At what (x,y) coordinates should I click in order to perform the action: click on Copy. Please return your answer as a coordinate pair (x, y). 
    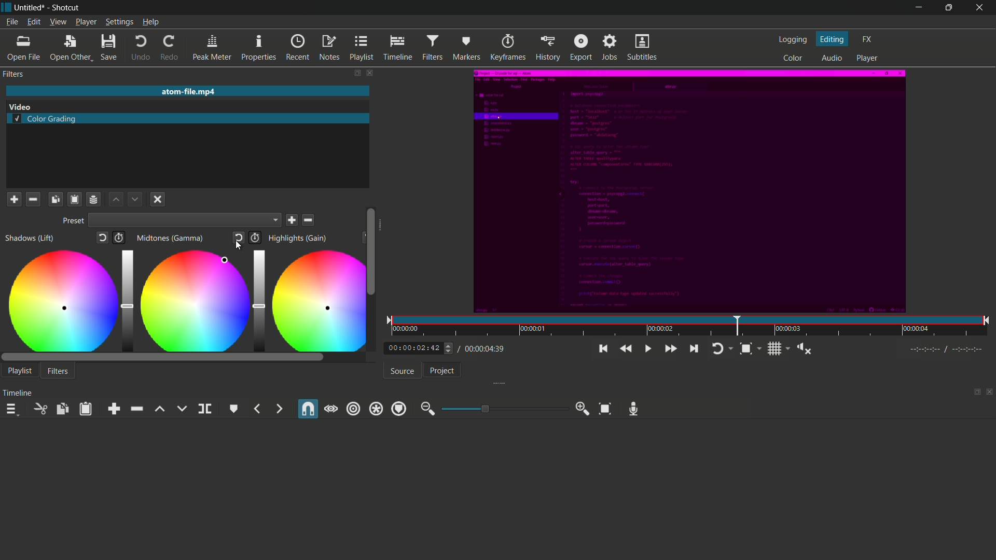
    Looking at the image, I should click on (56, 199).